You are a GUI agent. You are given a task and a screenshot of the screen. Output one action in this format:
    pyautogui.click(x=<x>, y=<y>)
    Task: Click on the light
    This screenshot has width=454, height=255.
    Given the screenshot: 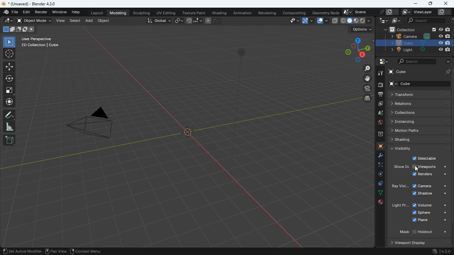 What is the action you would take?
    pyautogui.click(x=414, y=50)
    